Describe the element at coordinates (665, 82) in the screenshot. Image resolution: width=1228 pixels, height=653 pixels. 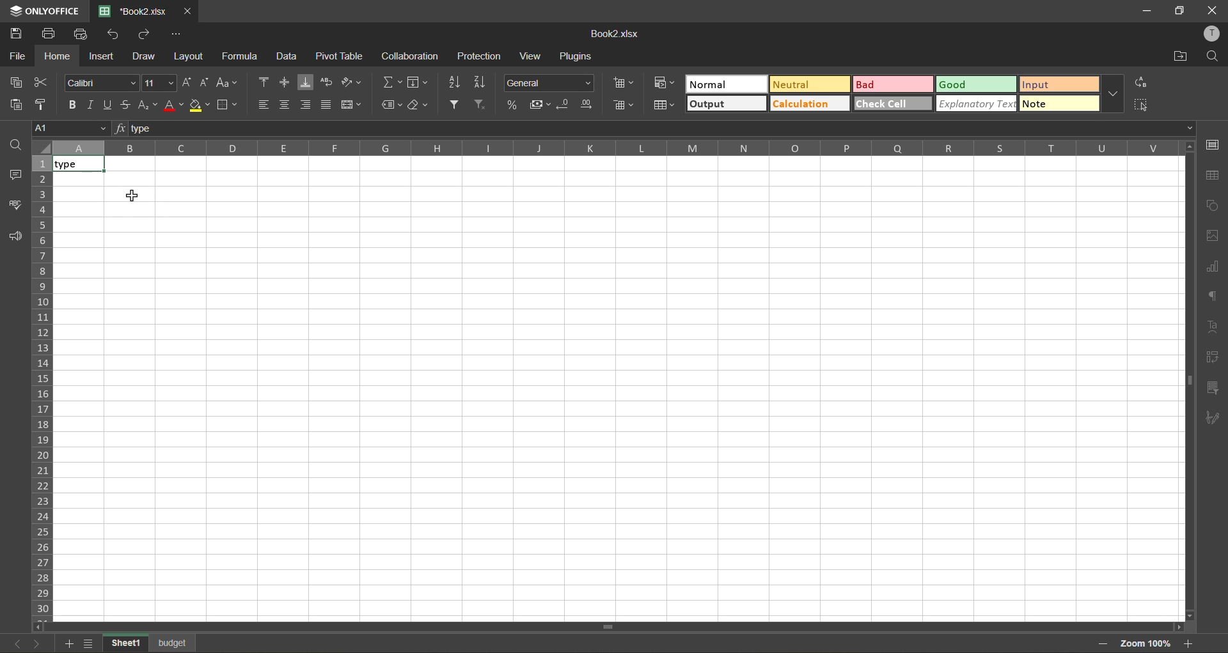
I see `conditional formatting` at that location.